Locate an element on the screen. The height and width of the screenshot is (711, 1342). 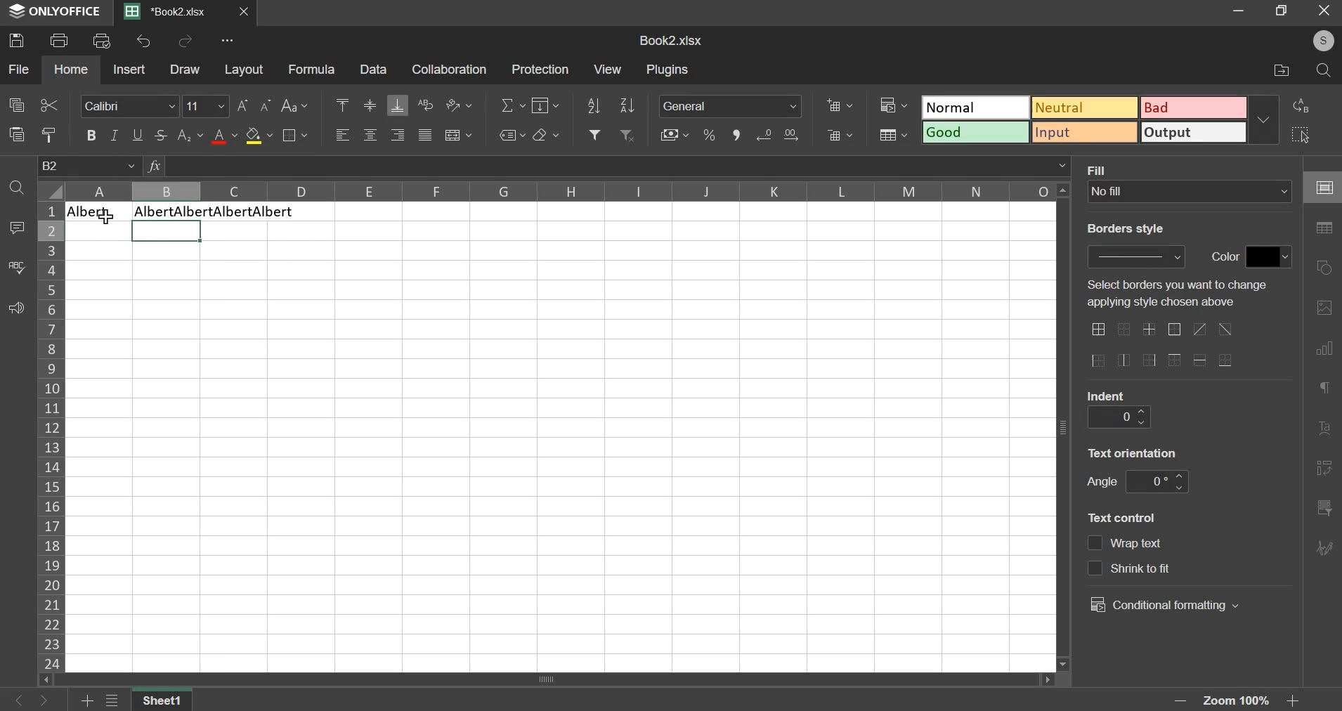
file menu is located at coordinates (113, 700).